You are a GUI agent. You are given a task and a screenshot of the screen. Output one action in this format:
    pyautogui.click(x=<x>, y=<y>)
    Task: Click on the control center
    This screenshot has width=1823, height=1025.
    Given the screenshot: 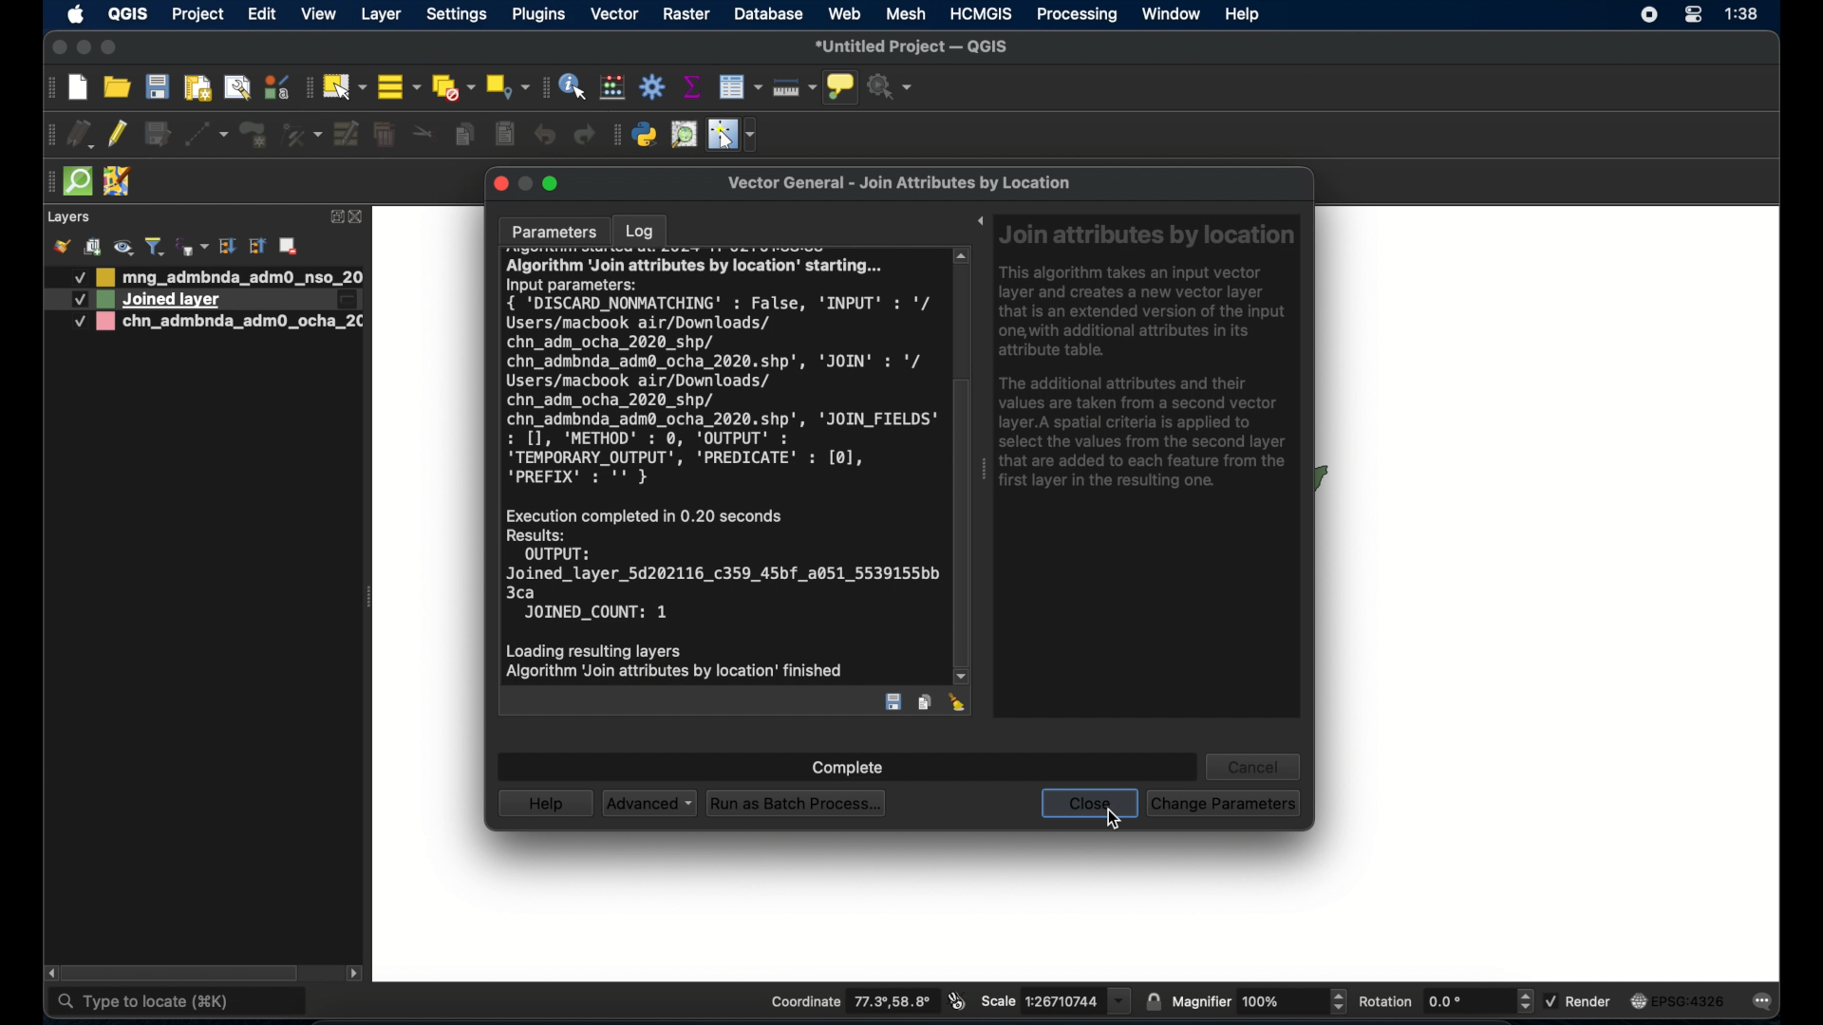 What is the action you would take?
    pyautogui.click(x=1694, y=14)
    